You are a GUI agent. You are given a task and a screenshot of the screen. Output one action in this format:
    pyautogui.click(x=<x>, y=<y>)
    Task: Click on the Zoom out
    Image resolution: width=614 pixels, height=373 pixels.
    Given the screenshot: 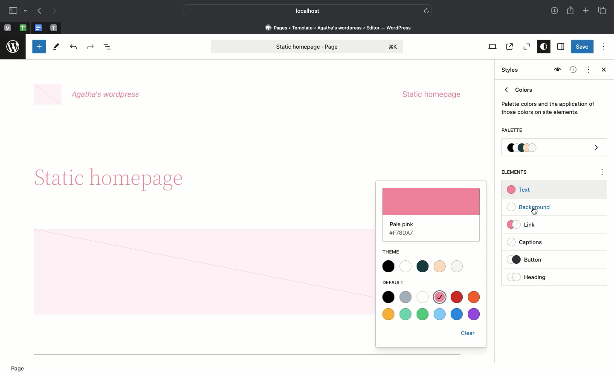 What is the action you would take?
    pyautogui.click(x=525, y=47)
    